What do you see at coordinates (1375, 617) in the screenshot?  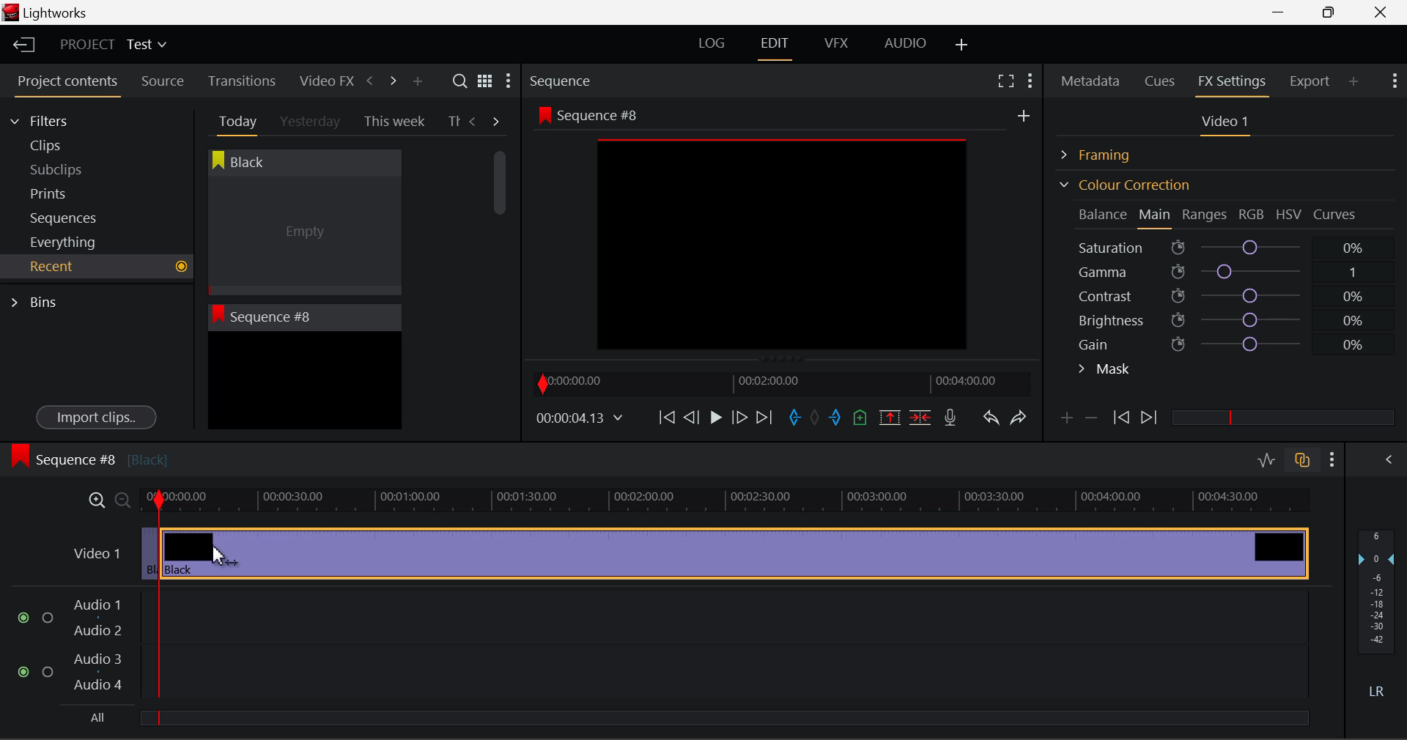 I see `Decibel Gain` at bounding box center [1375, 617].